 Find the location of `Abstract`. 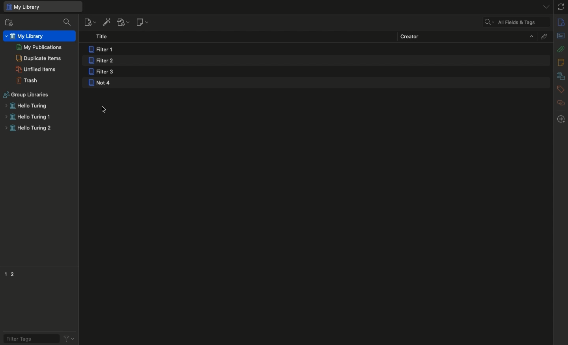

Abstract is located at coordinates (561, 36).